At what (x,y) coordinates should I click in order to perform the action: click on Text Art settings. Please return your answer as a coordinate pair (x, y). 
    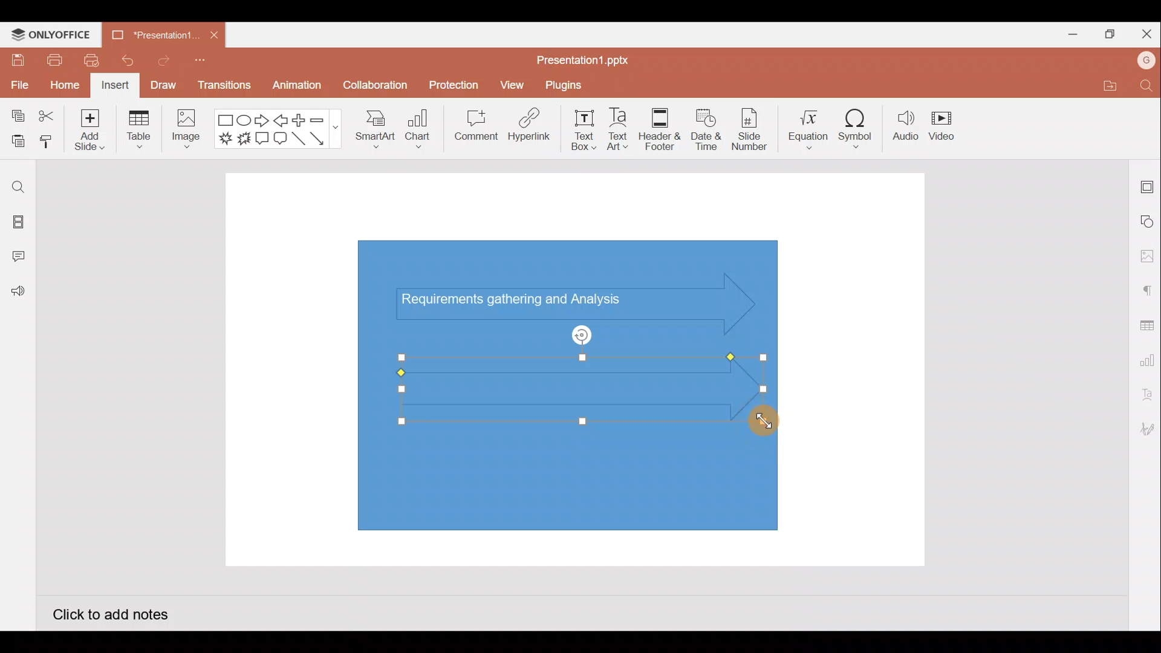
    Looking at the image, I should click on (1146, 395).